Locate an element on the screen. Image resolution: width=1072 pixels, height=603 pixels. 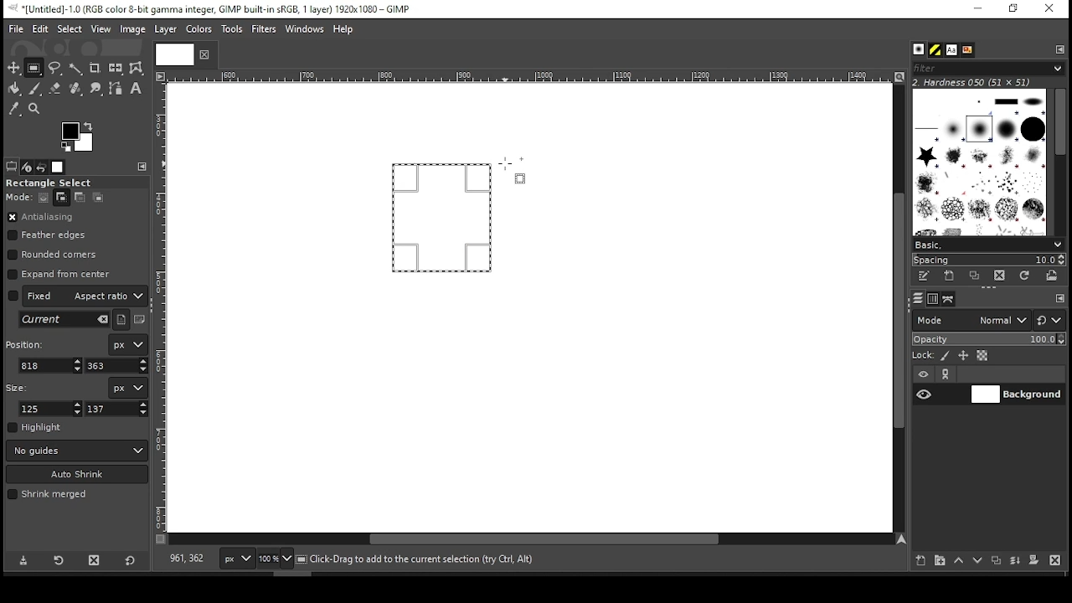
auto shrink is located at coordinates (78, 474).